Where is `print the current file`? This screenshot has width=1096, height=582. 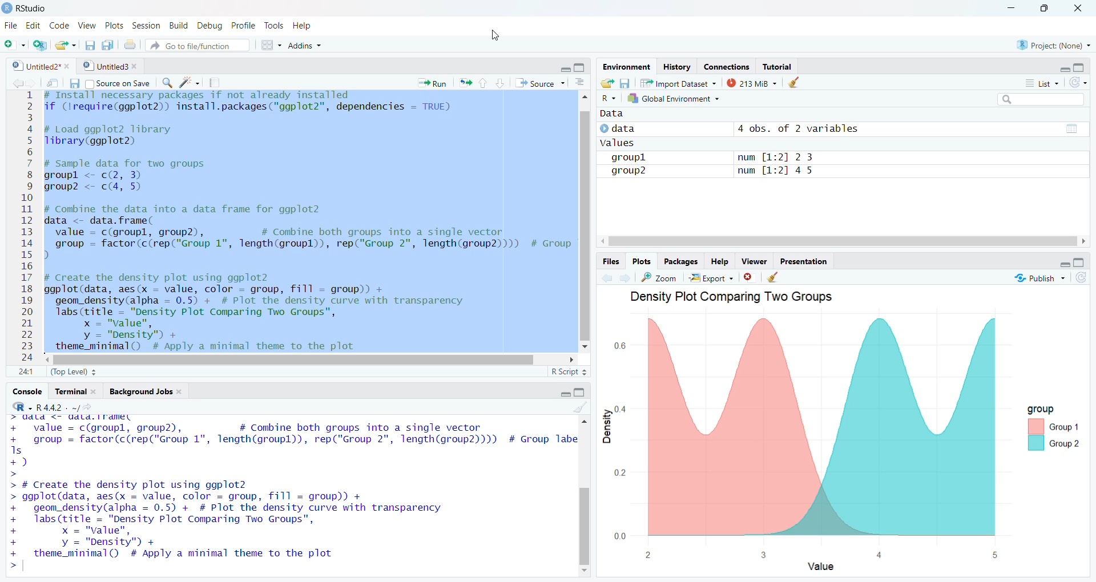 print the current file is located at coordinates (132, 46).